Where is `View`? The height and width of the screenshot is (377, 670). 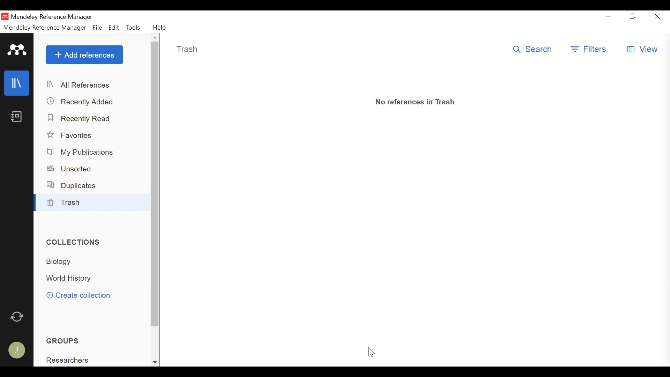
View is located at coordinates (643, 49).